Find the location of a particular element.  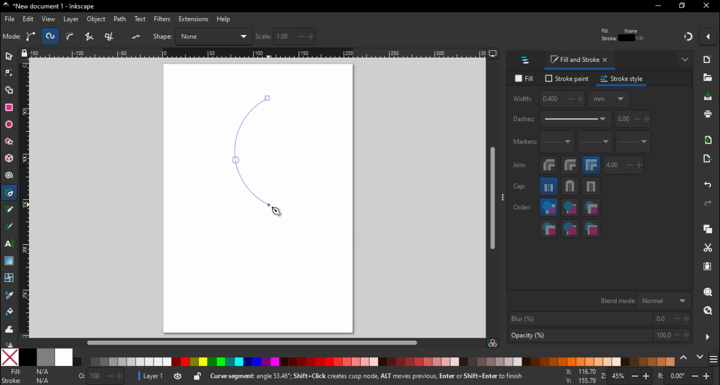

cursor coordinates is located at coordinates (578, 376).